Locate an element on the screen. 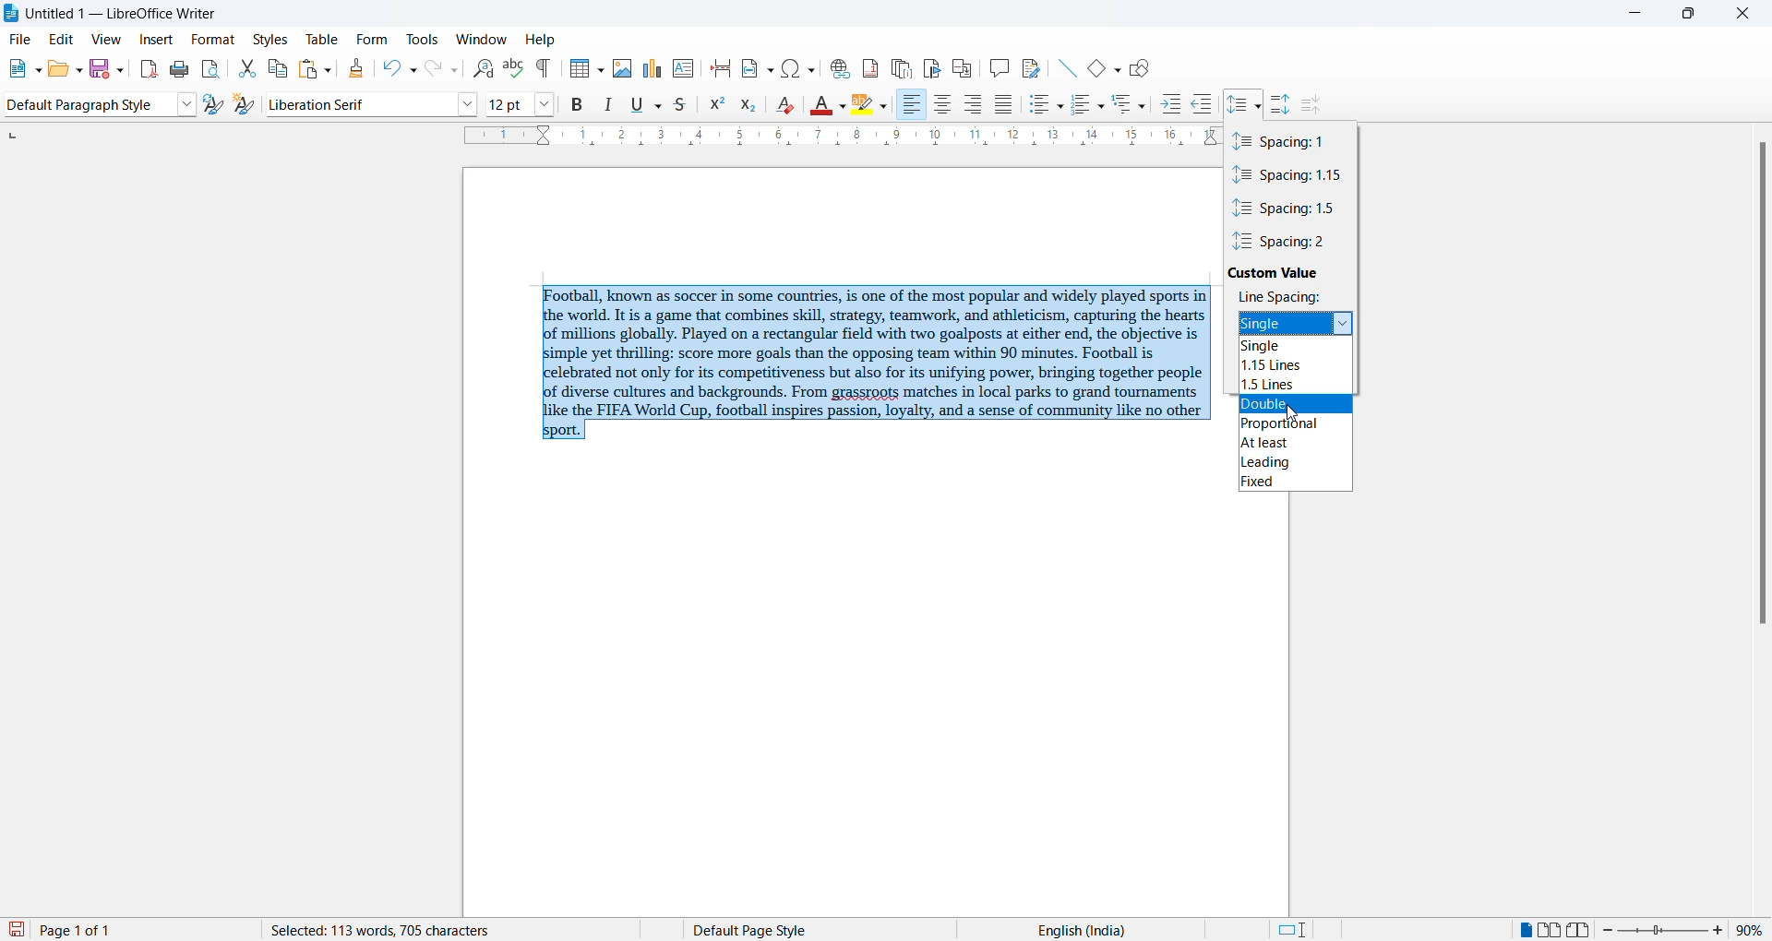  find and replace is located at coordinates (484, 68).